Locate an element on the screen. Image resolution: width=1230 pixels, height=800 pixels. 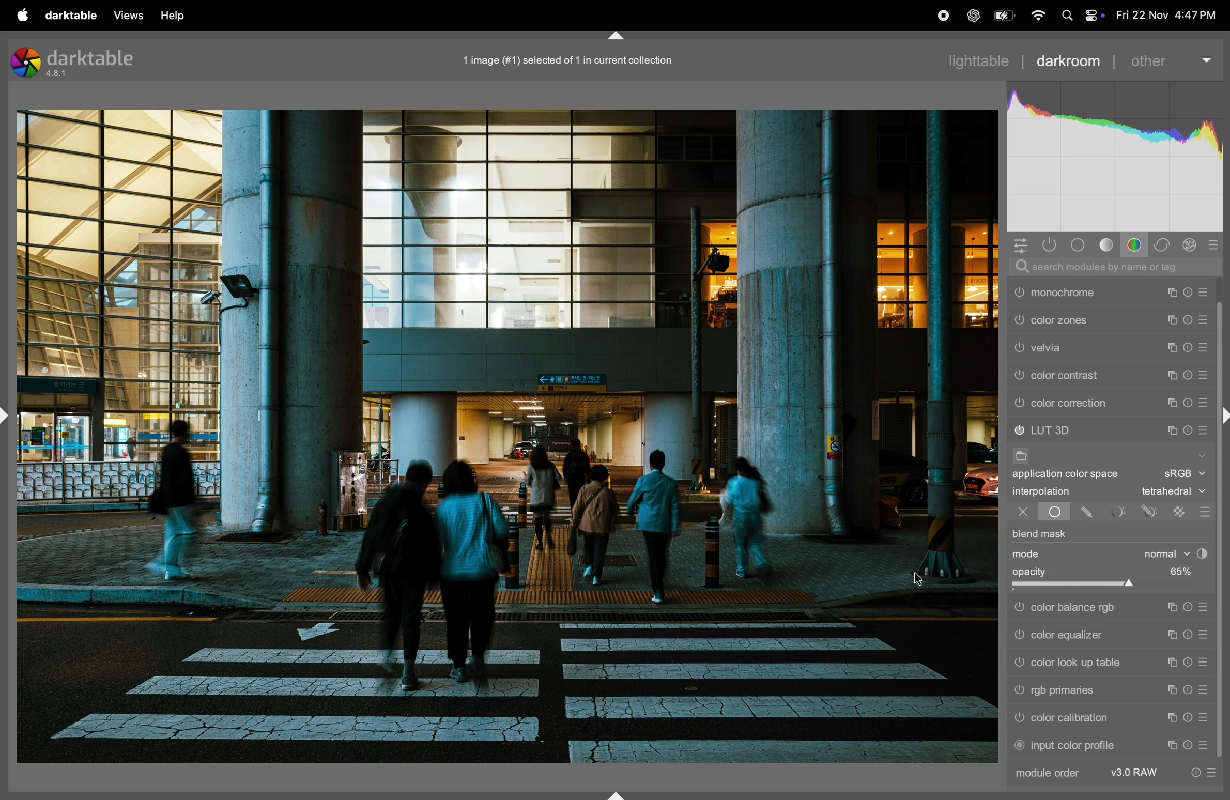
reset is located at coordinates (1188, 428).